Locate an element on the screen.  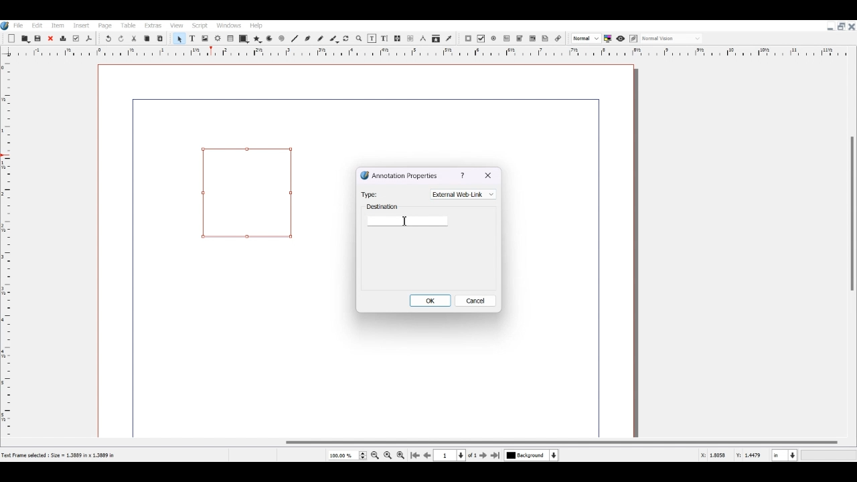
Shape is located at coordinates (244, 39).